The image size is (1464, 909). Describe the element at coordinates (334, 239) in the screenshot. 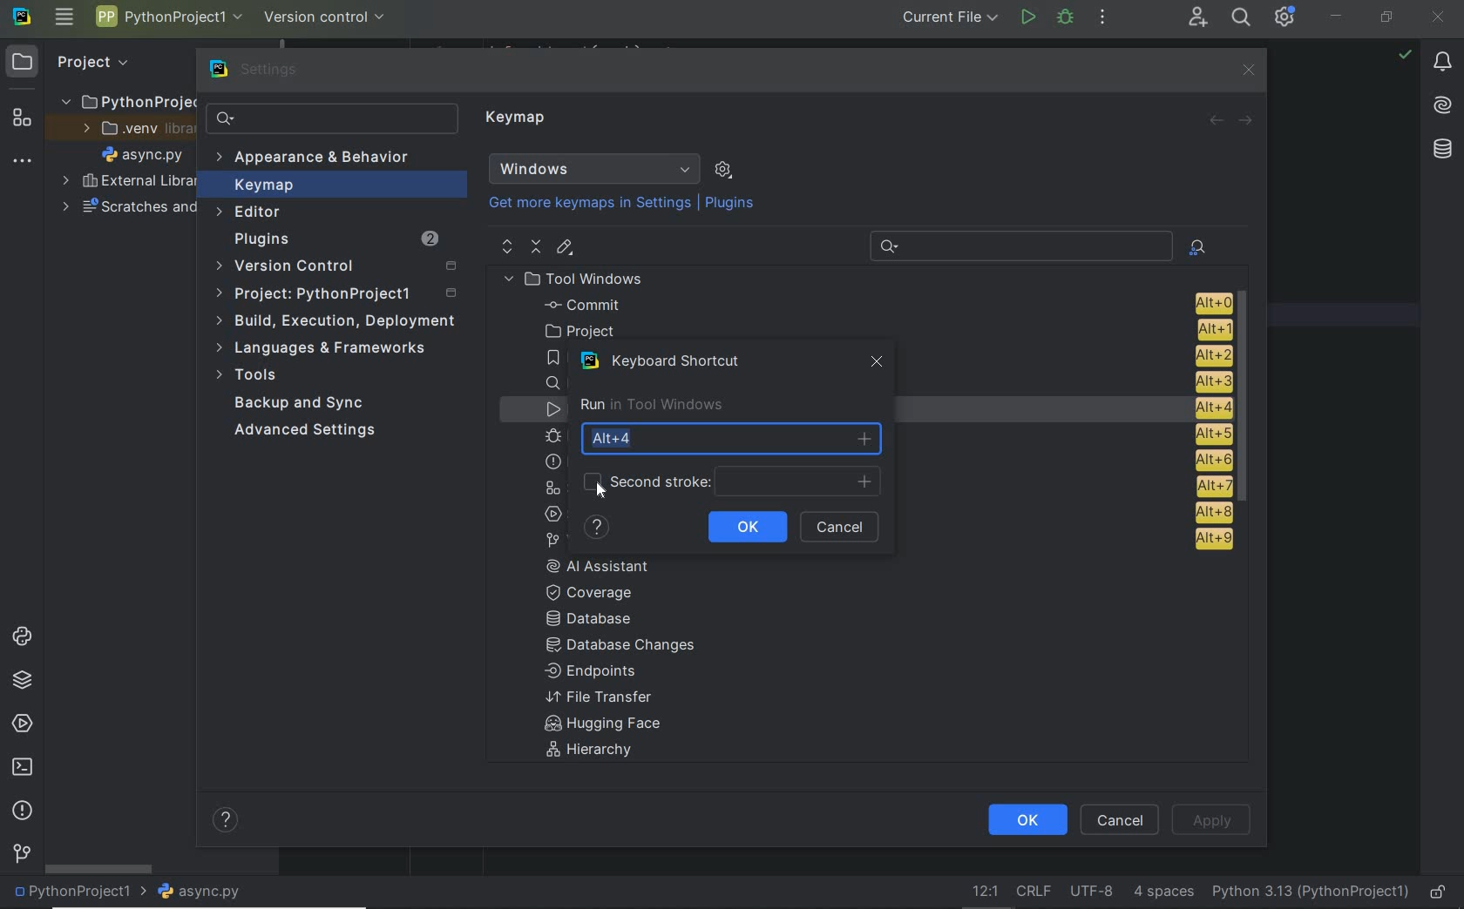

I see `Plugins` at that location.